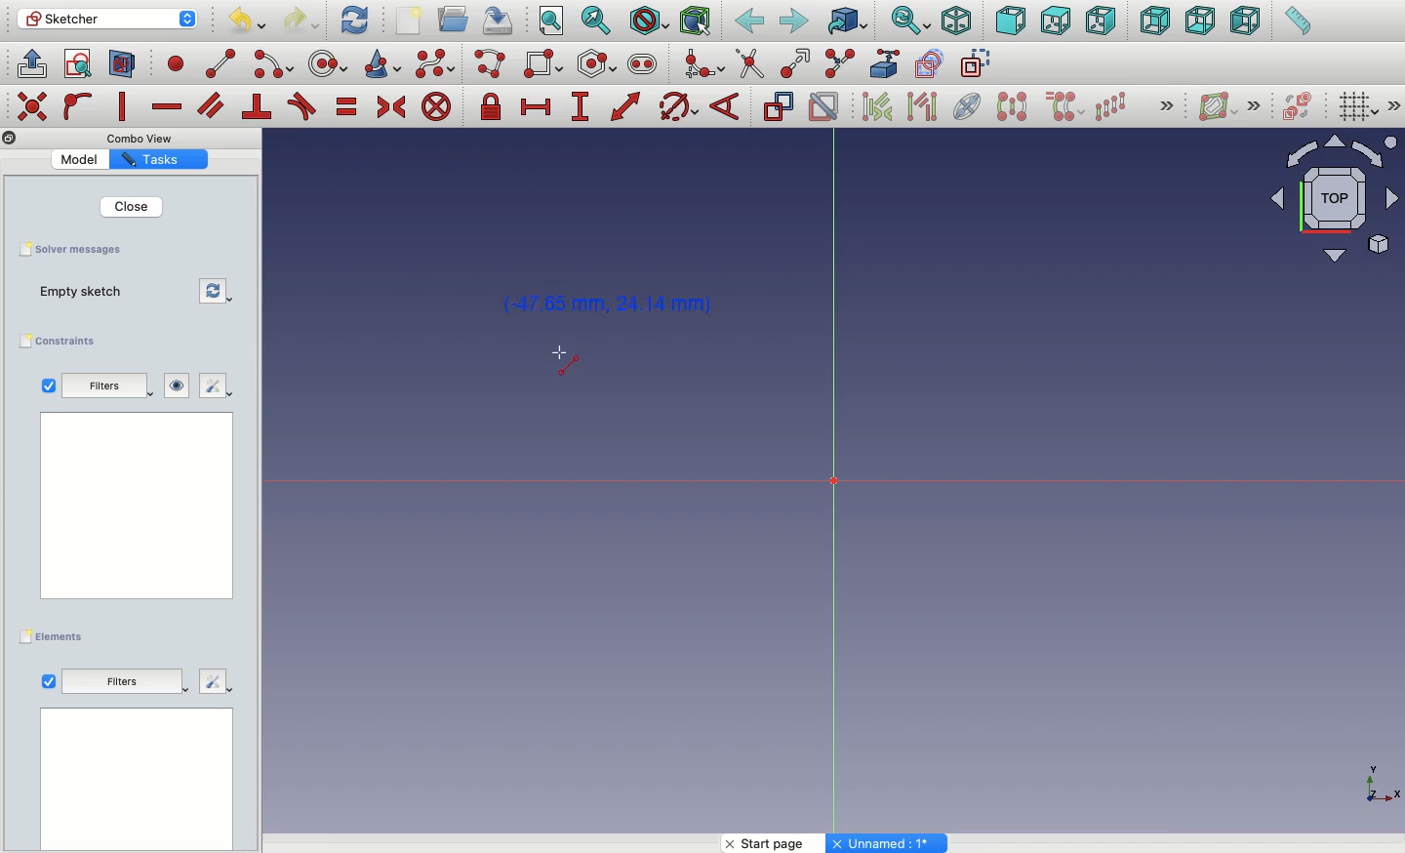 This screenshot has height=853, width=1405. Describe the element at coordinates (383, 63) in the screenshot. I see `Conci` at that location.